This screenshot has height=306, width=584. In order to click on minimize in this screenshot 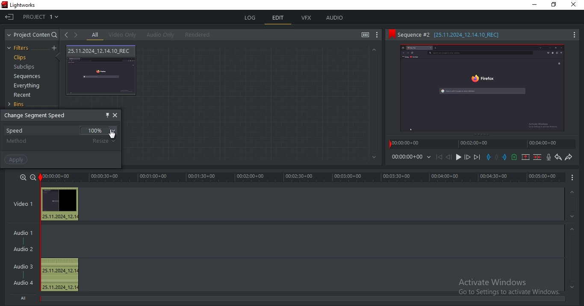, I will do `click(536, 6)`.